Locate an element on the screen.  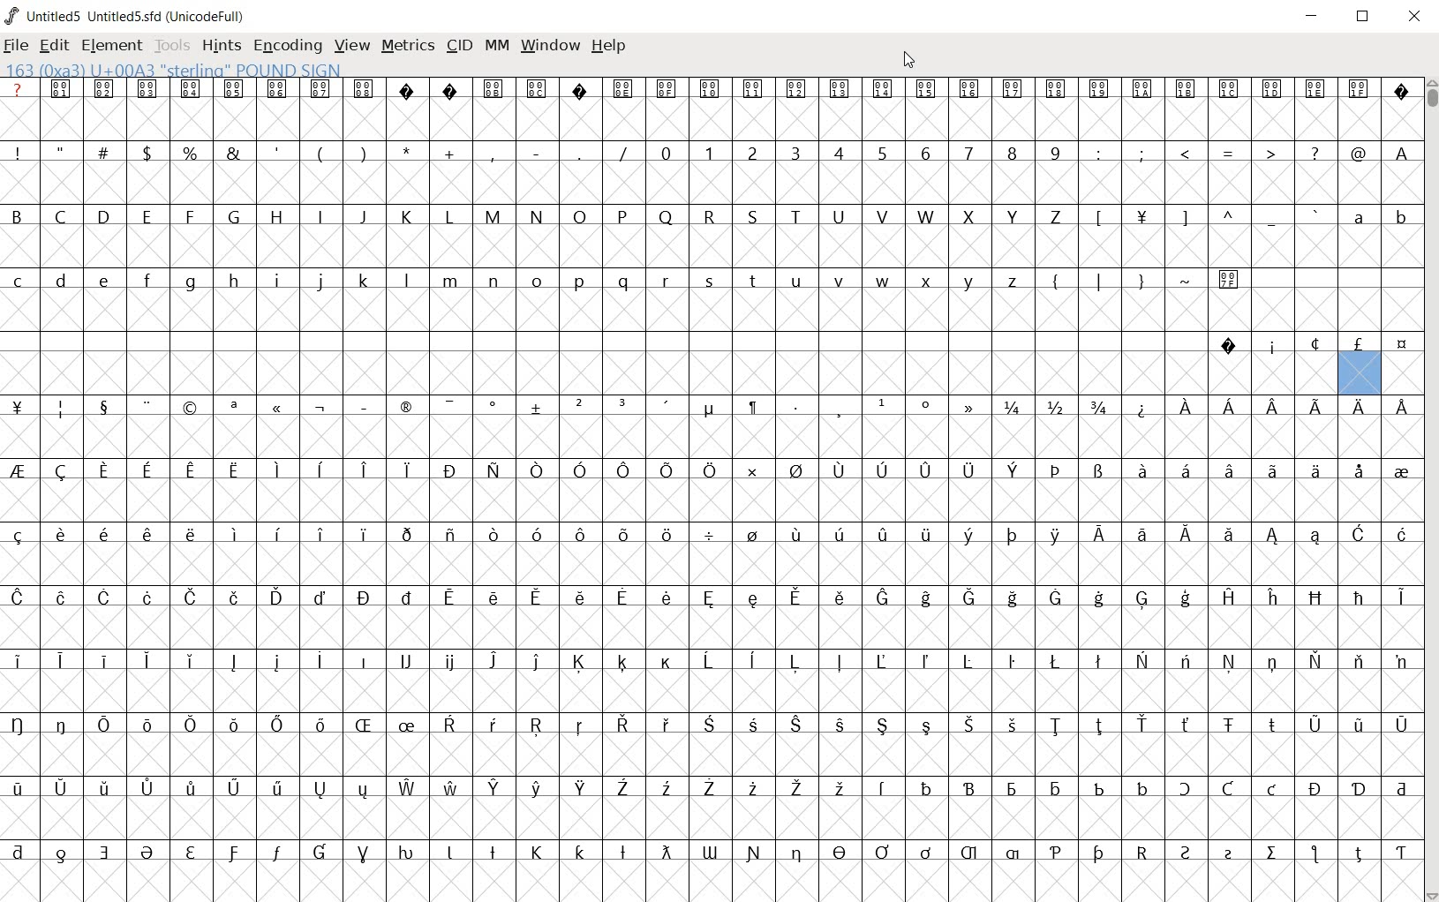
Symbol is located at coordinates (664, 853).